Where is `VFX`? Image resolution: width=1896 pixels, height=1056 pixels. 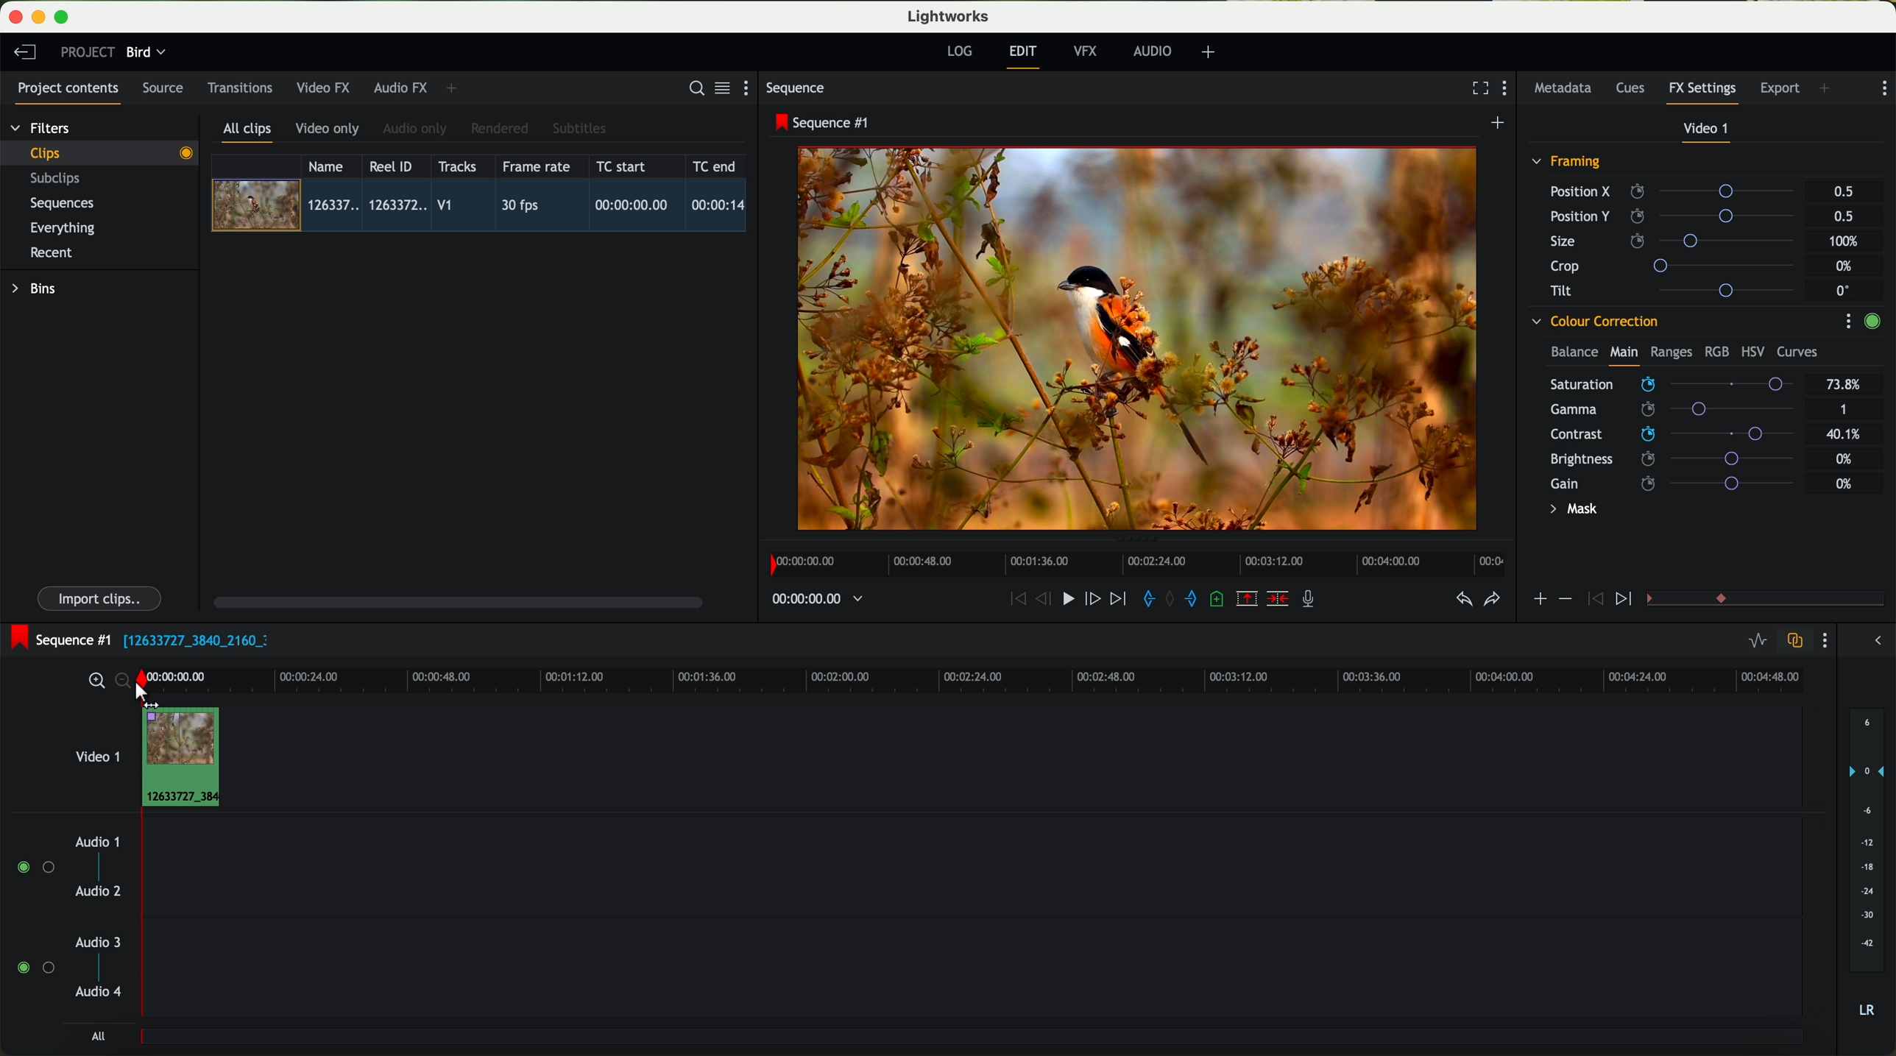
VFX is located at coordinates (1089, 52).